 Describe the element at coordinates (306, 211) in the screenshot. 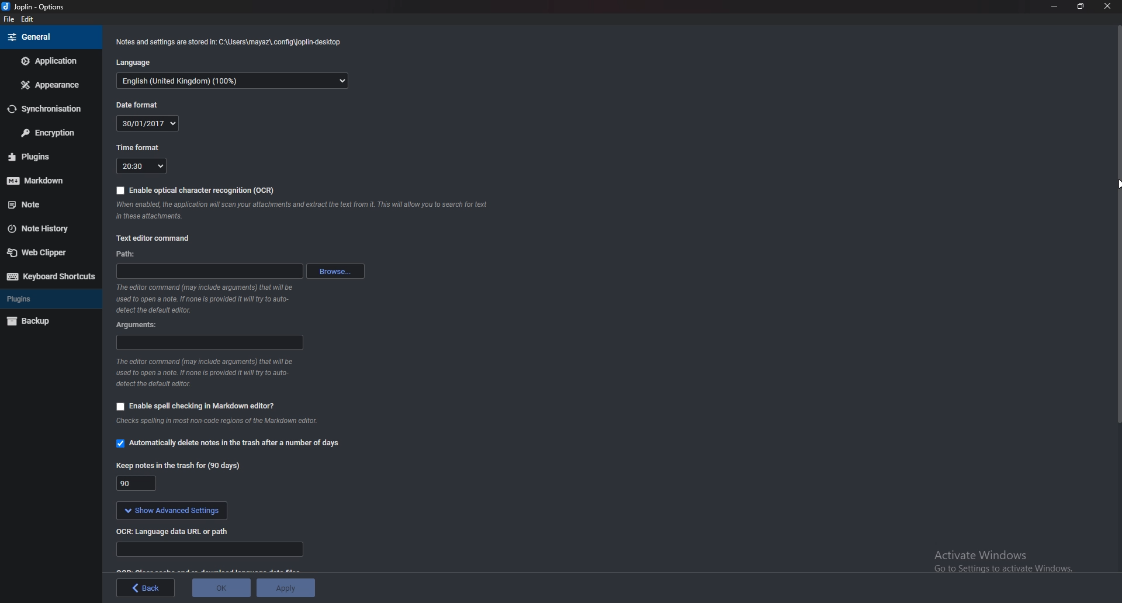

I see `Info` at that location.